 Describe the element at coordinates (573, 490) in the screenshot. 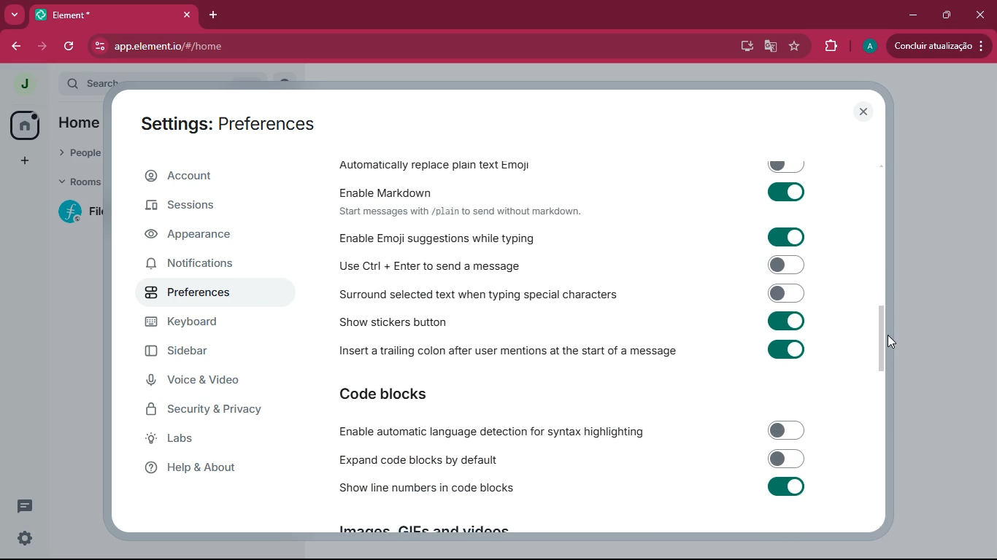

I see `Show line numbers in code blocks` at that location.